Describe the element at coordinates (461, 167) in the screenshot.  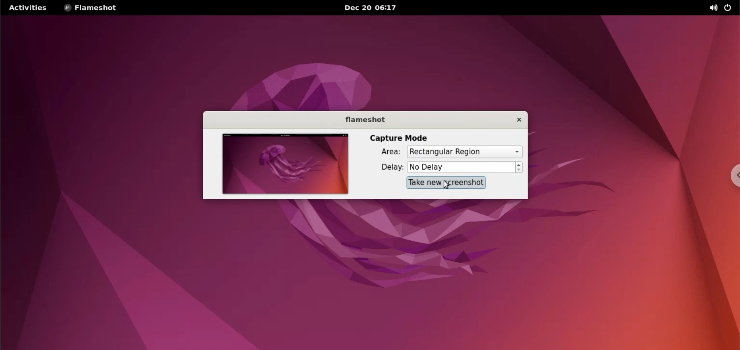
I see `delay time` at that location.